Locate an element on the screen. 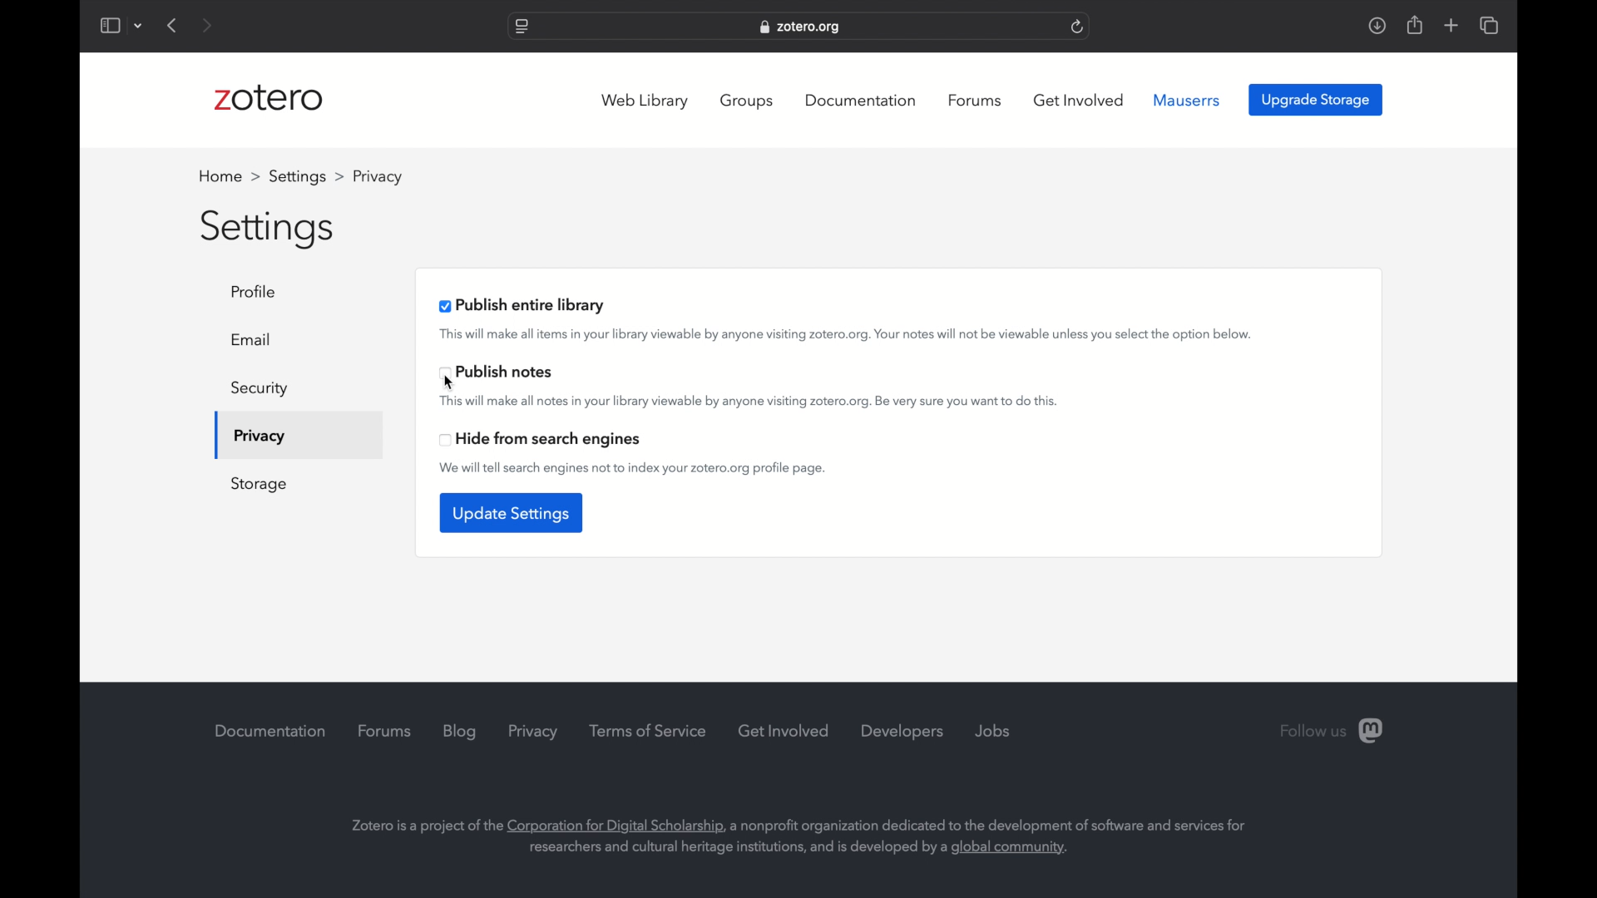 Image resolution: width=1597 pixels, height=898 pixels. profile is located at coordinates (258, 292).